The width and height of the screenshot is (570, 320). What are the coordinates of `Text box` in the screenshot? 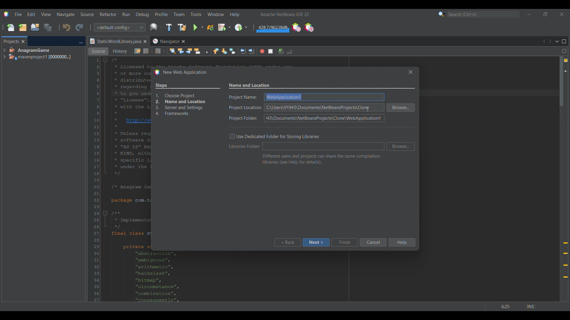 It's located at (324, 146).